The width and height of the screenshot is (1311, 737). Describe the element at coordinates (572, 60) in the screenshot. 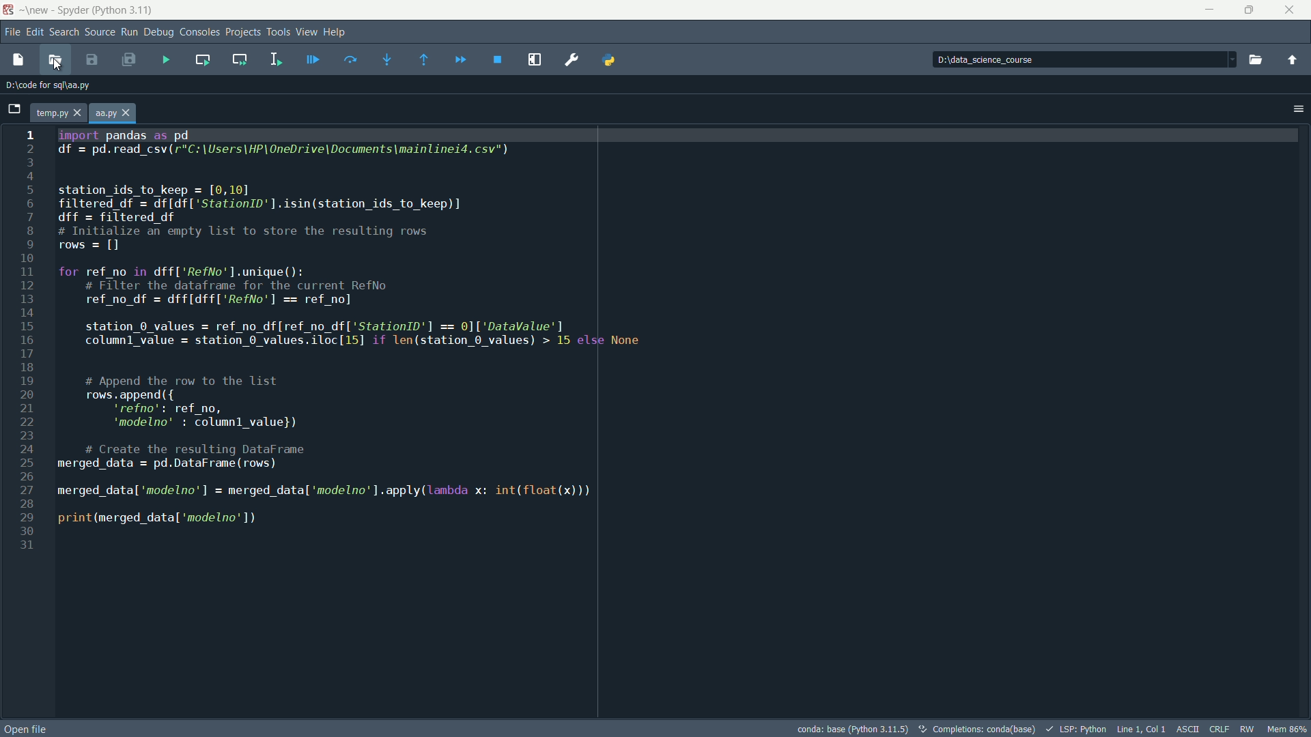

I see `Preferences` at that location.